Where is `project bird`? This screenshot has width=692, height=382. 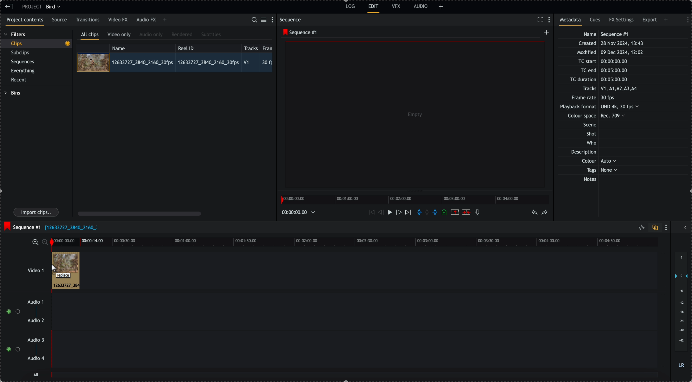 project bird is located at coordinates (43, 7).